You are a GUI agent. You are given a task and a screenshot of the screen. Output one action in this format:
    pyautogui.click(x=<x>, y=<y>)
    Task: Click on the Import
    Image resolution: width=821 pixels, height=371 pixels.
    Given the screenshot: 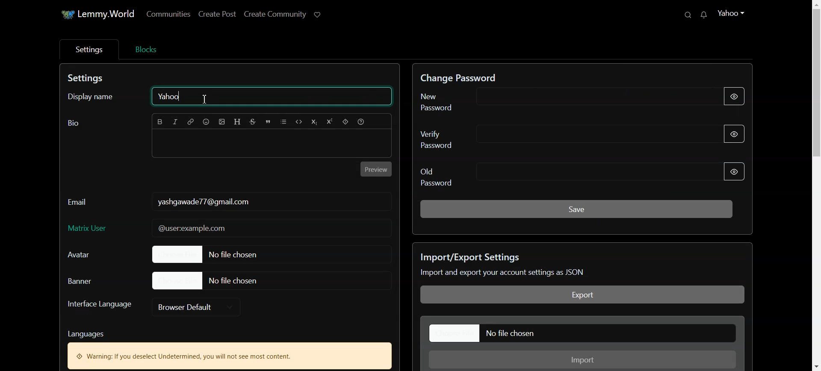 What is the action you would take?
    pyautogui.click(x=584, y=360)
    